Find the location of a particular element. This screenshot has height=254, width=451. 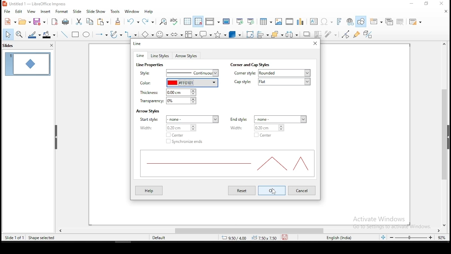

master slide is located at coordinates (226, 22).